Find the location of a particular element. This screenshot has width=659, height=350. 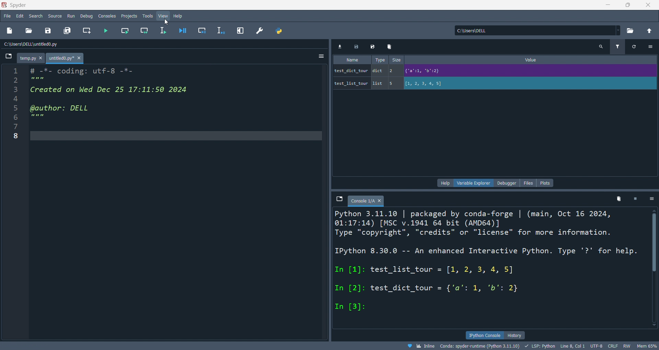

C:\Users\DELL is located at coordinates (536, 30).